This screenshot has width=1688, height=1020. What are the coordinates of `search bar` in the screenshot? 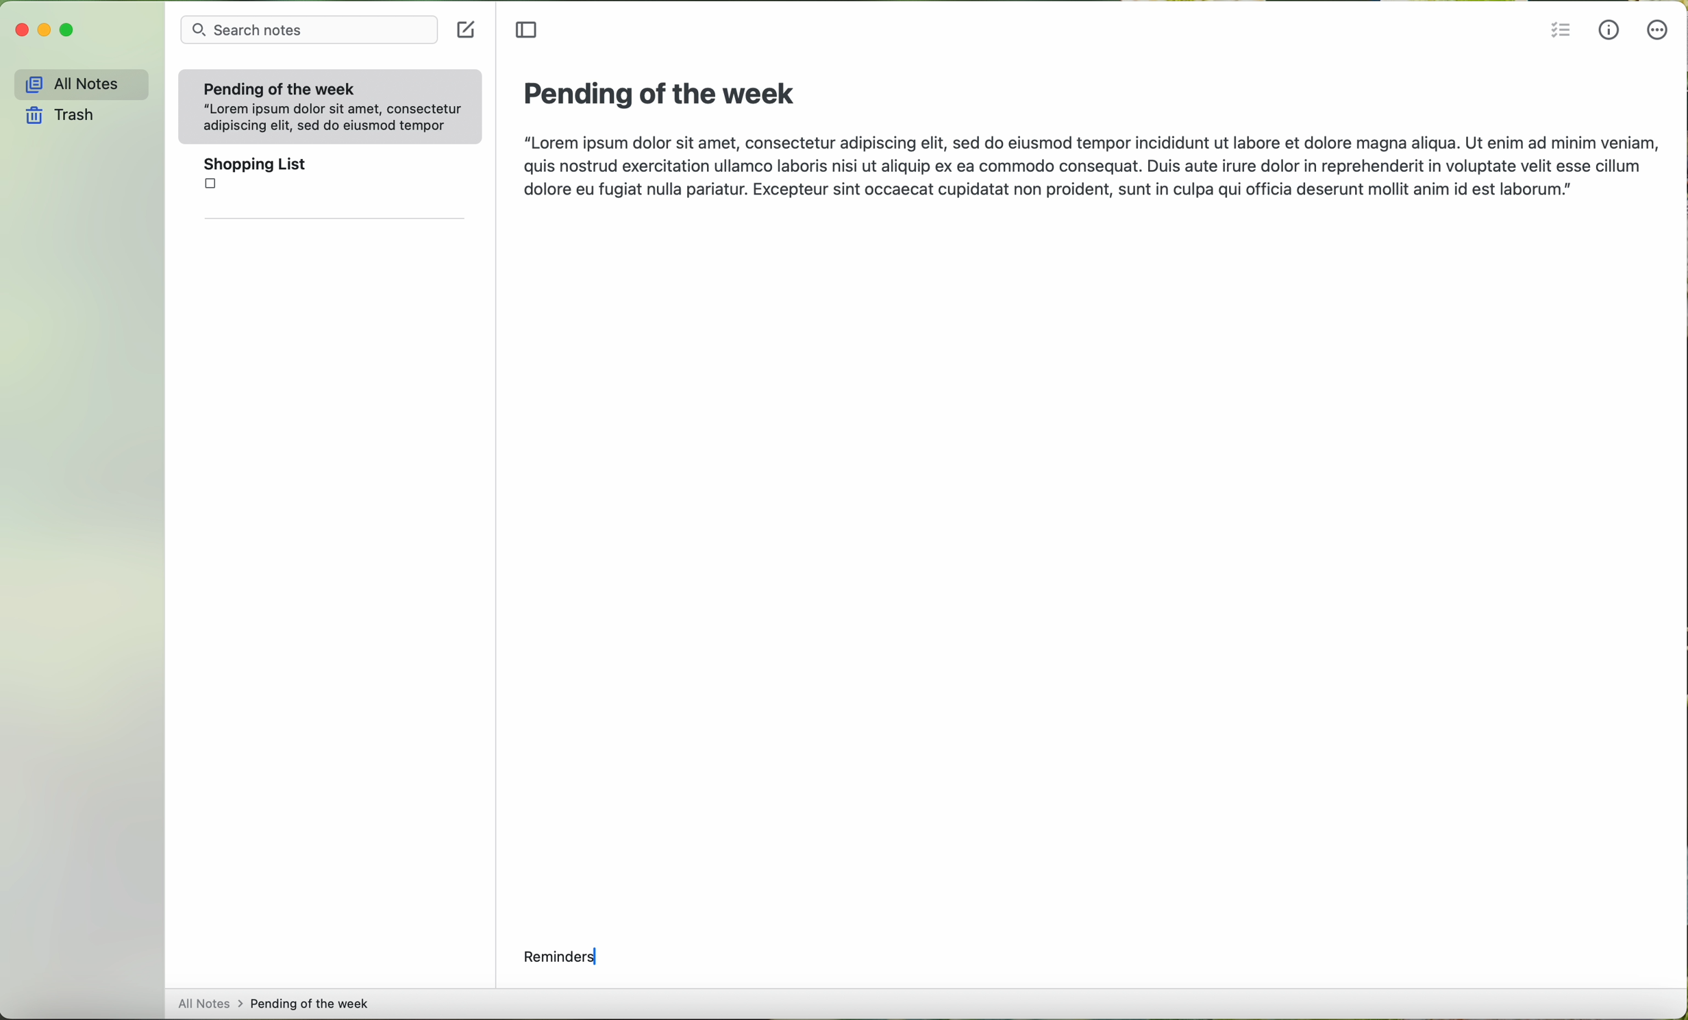 It's located at (313, 31).